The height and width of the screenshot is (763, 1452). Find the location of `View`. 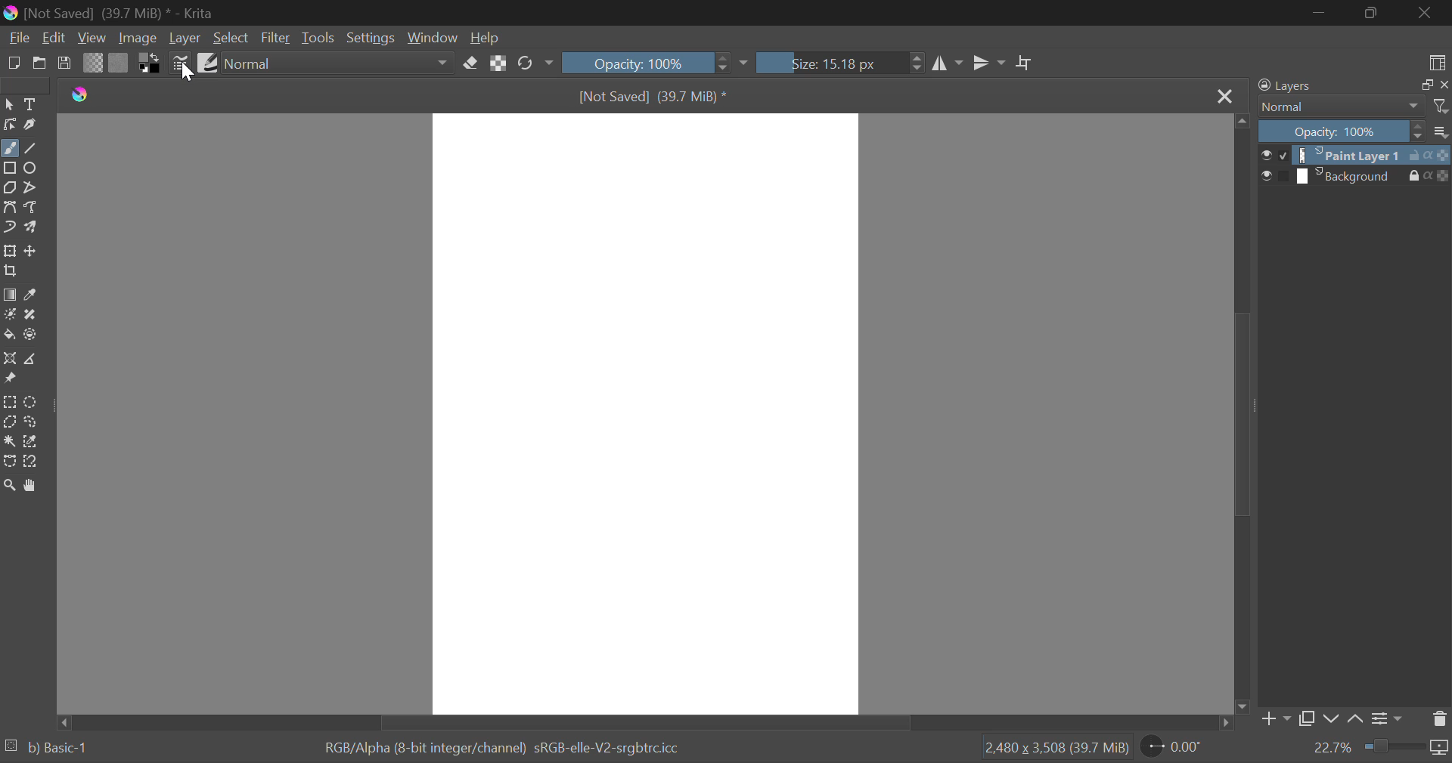

View is located at coordinates (92, 38).